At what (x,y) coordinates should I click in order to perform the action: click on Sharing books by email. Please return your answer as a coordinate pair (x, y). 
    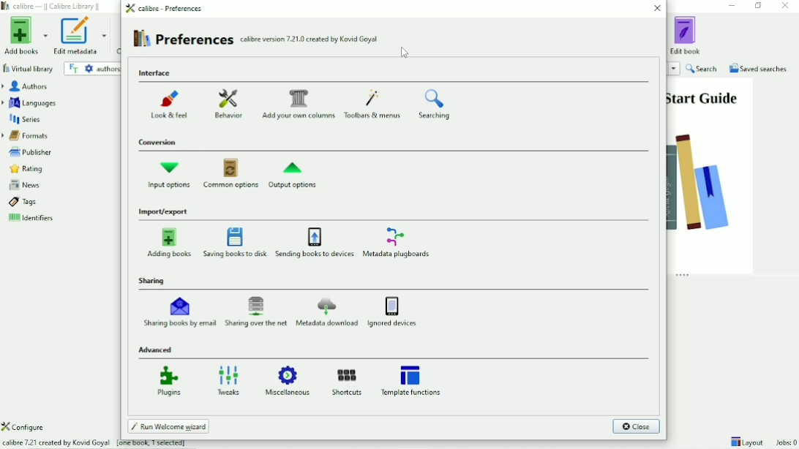
    Looking at the image, I should click on (177, 312).